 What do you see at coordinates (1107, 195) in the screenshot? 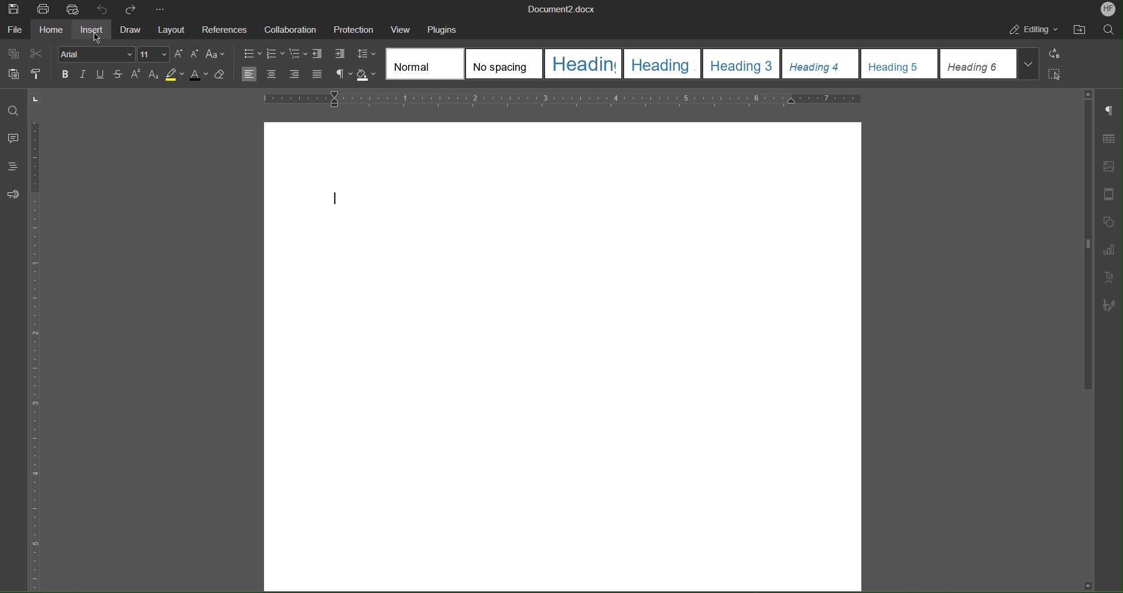
I see `Header/Footer` at bounding box center [1107, 195].